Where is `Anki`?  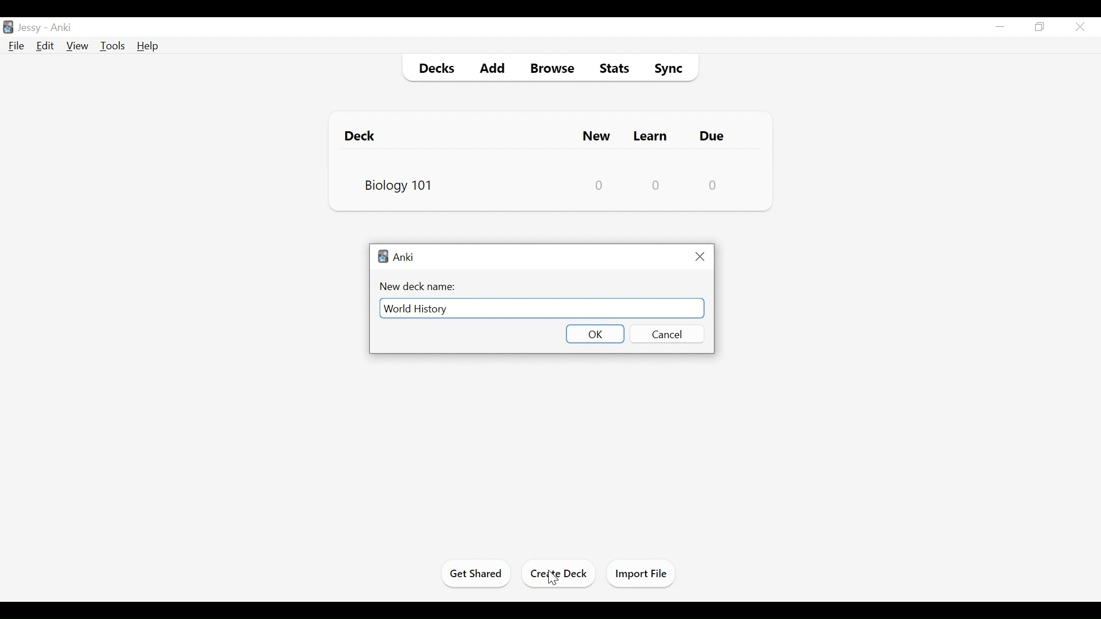
Anki is located at coordinates (64, 28).